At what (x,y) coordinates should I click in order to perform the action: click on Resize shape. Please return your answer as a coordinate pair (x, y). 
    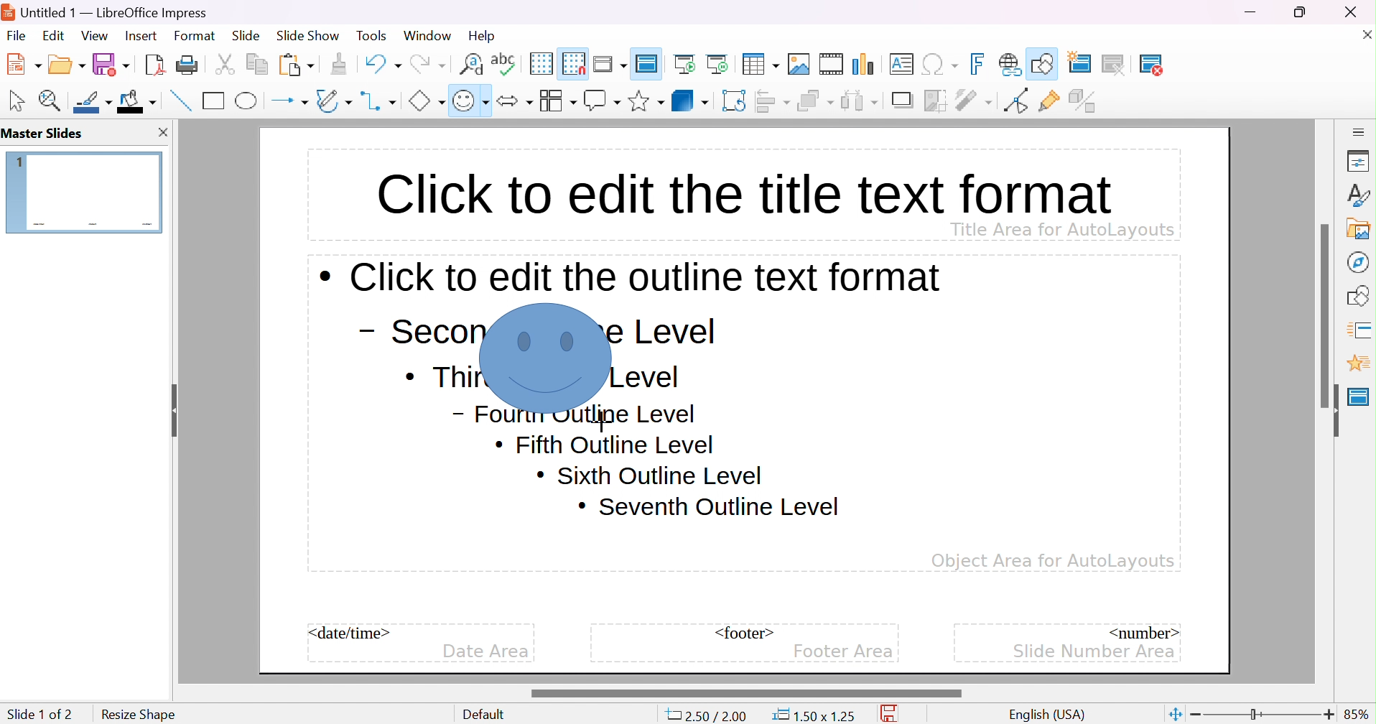
    Looking at the image, I should click on (137, 713).